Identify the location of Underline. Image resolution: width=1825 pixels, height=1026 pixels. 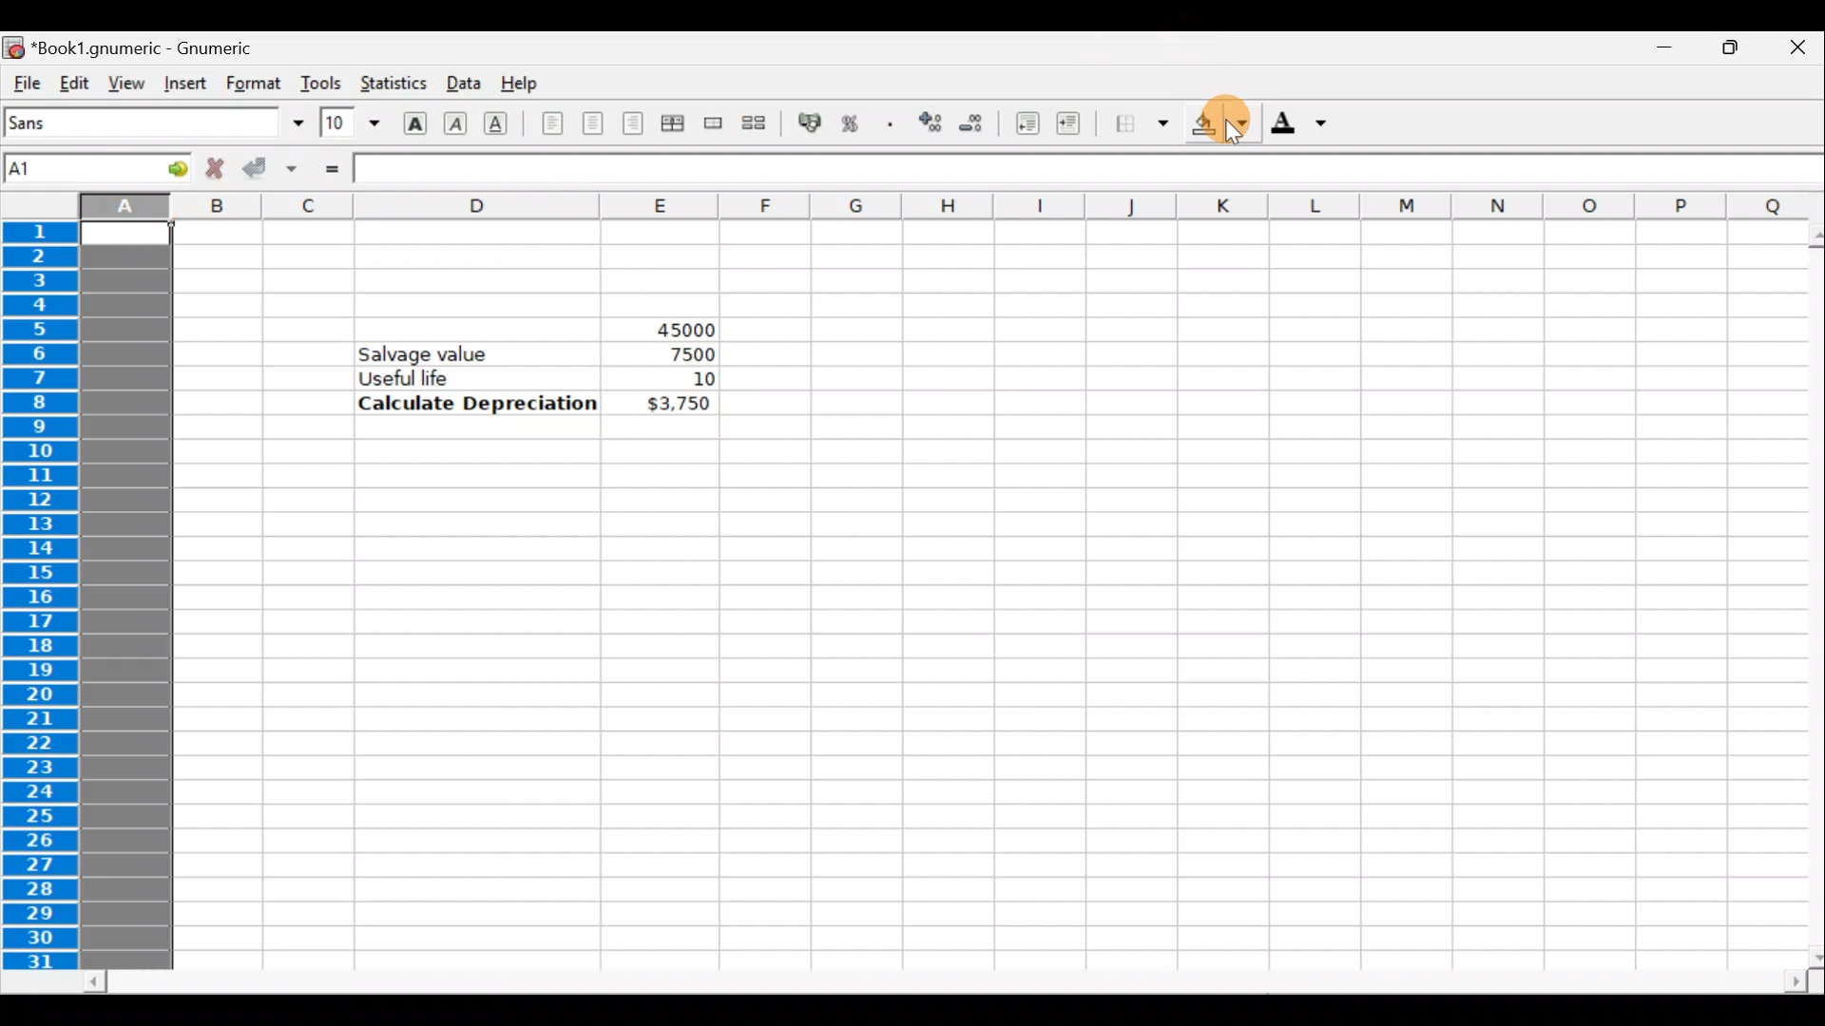
(504, 123).